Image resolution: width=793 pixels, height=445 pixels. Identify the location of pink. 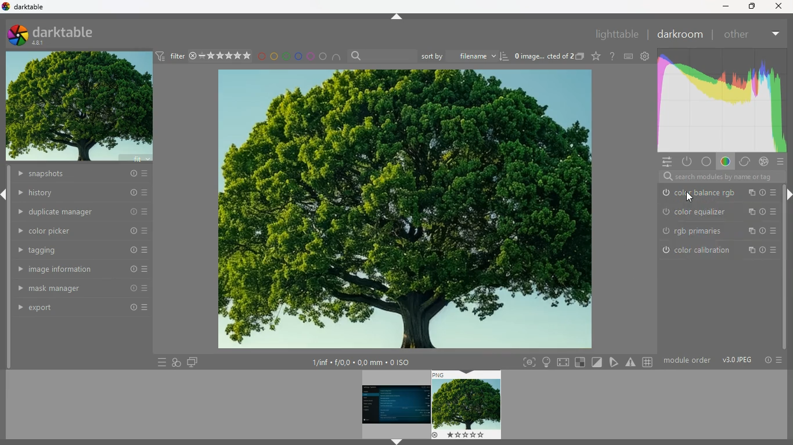
(311, 56).